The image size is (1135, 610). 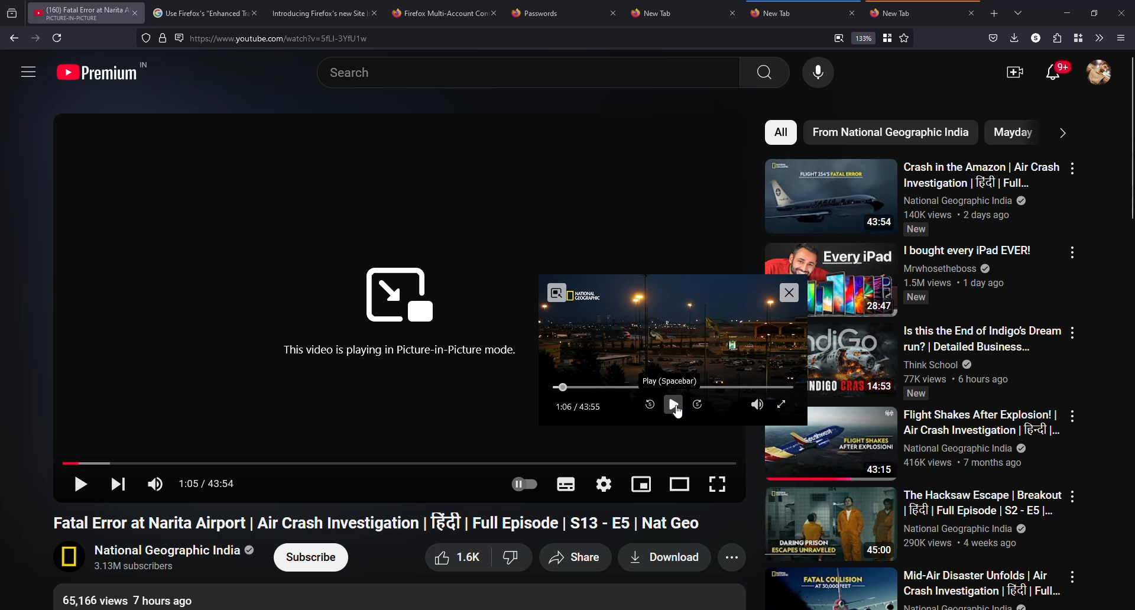 I want to click on close, so click(x=850, y=13).